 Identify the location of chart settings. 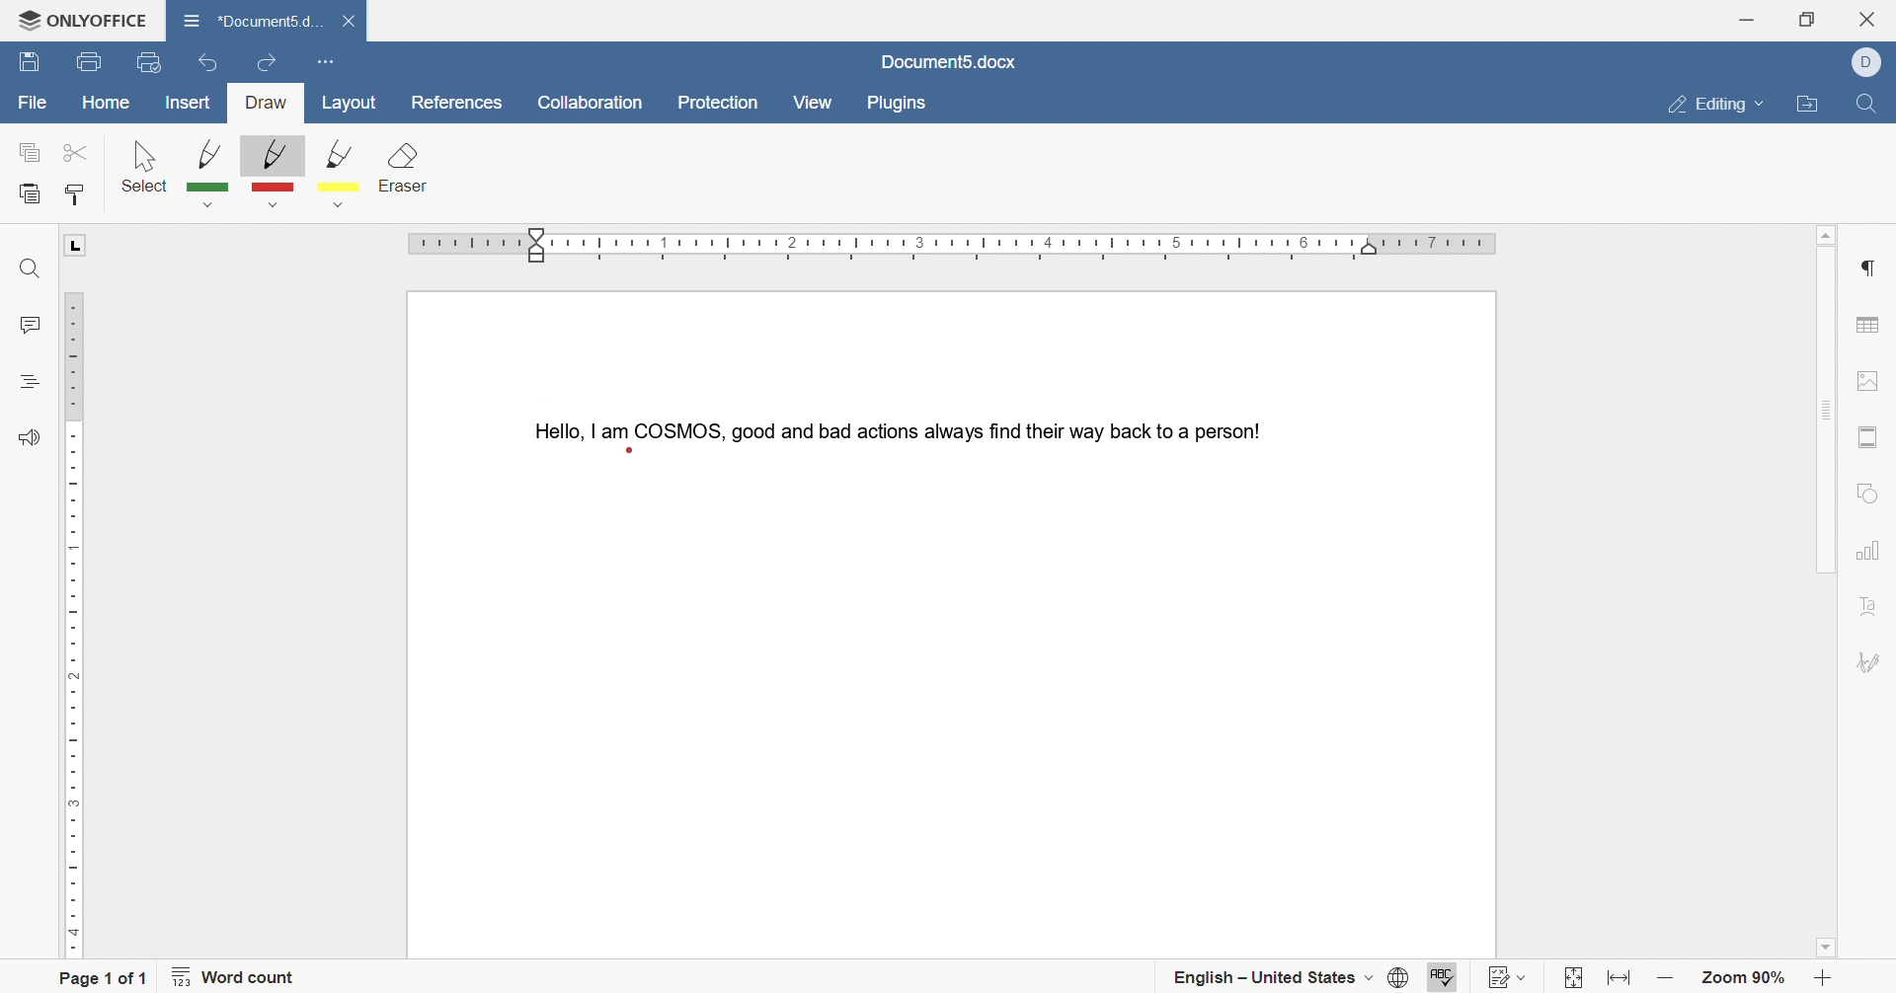
(1868, 553).